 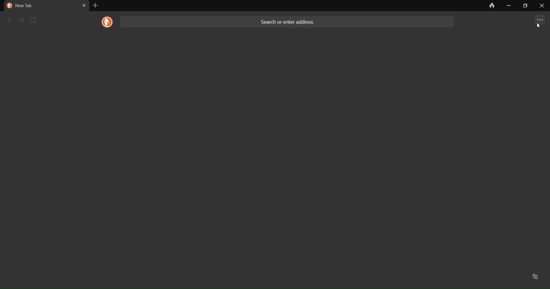 I want to click on clear data, so click(x=489, y=7).